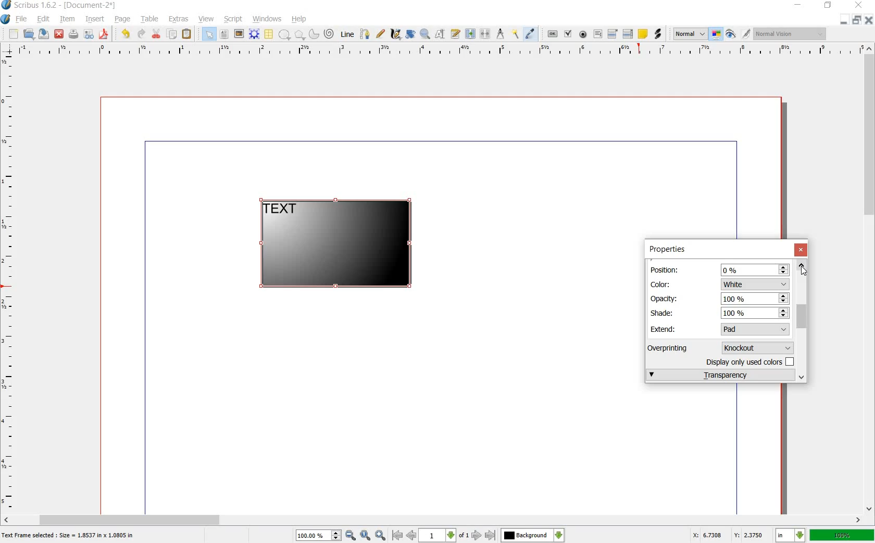 The height and width of the screenshot is (543, 875). What do you see at coordinates (760, 347) in the screenshot?
I see `Knockout ` at bounding box center [760, 347].